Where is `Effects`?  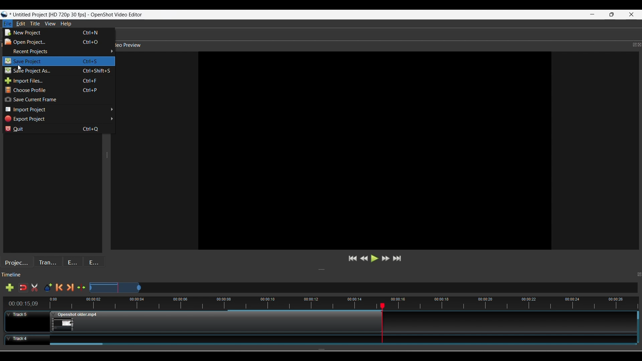 Effects is located at coordinates (73, 261).